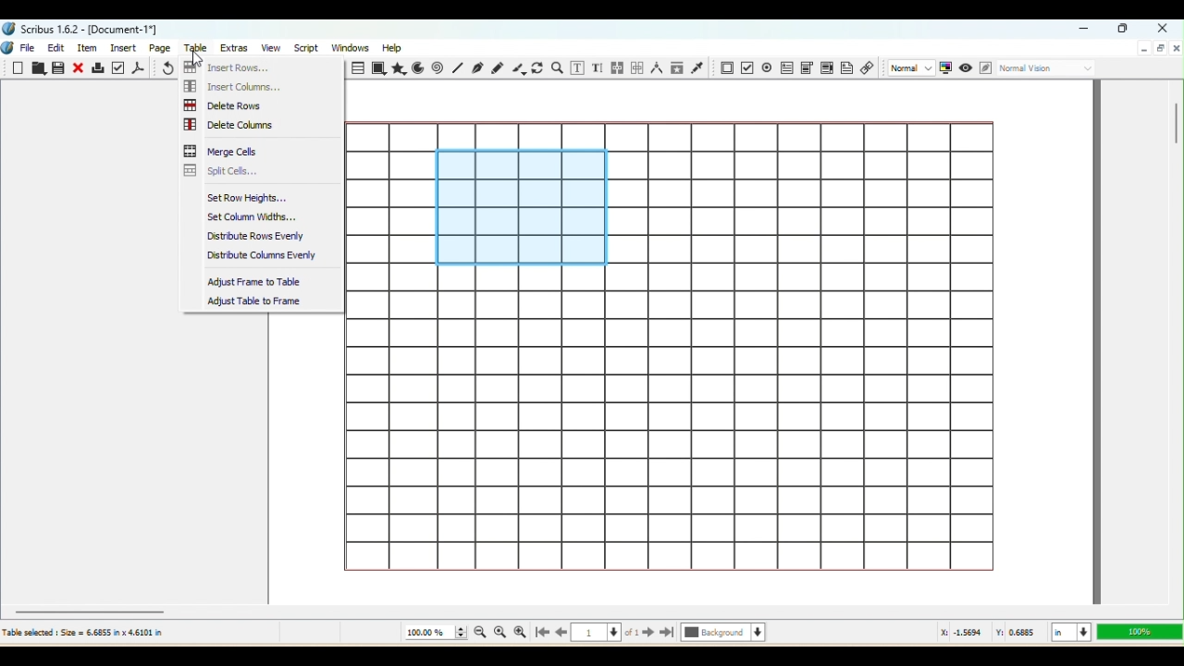  I want to click on Preflight verifier, so click(119, 68).